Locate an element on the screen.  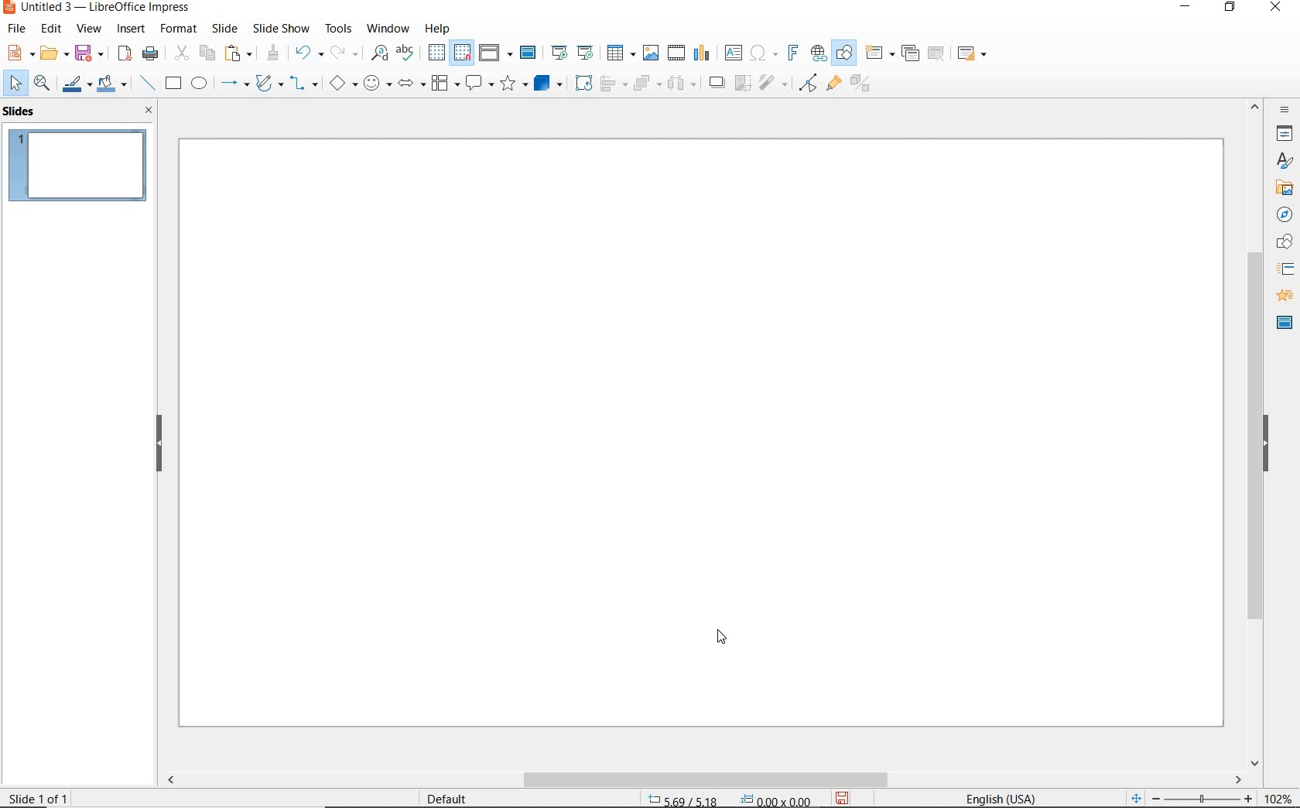
THREE OBJECTS TO DISTRIBUTE is located at coordinates (680, 85).